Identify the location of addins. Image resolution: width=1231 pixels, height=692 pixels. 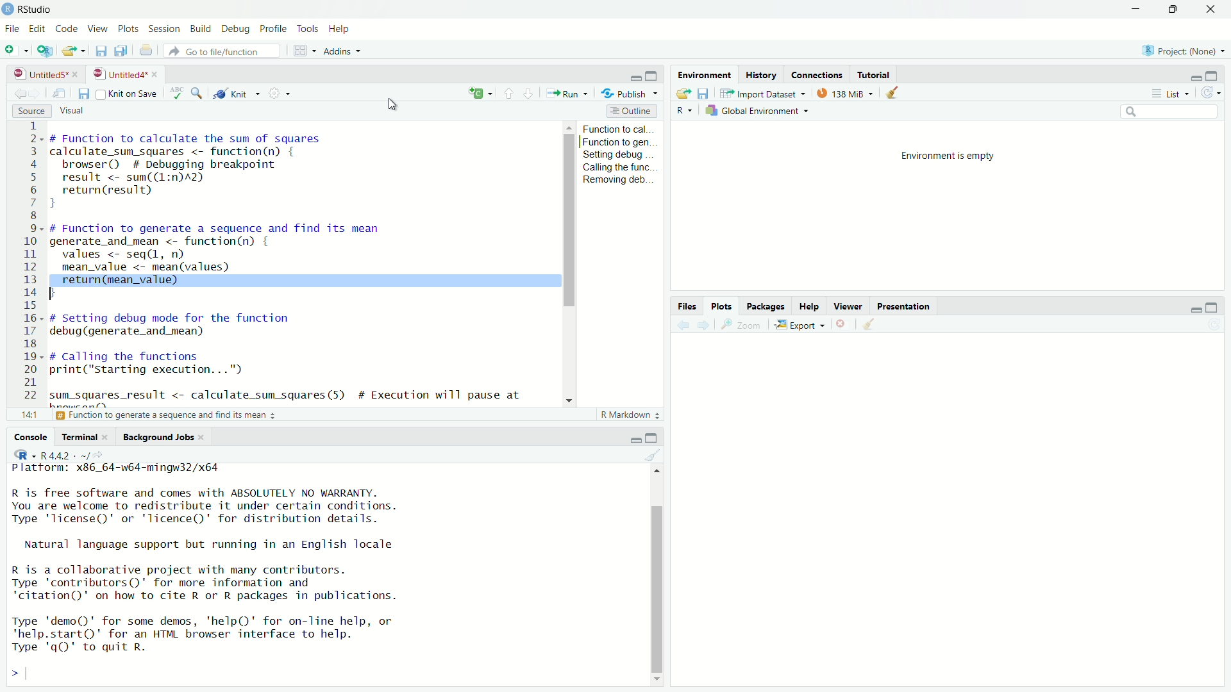
(344, 49).